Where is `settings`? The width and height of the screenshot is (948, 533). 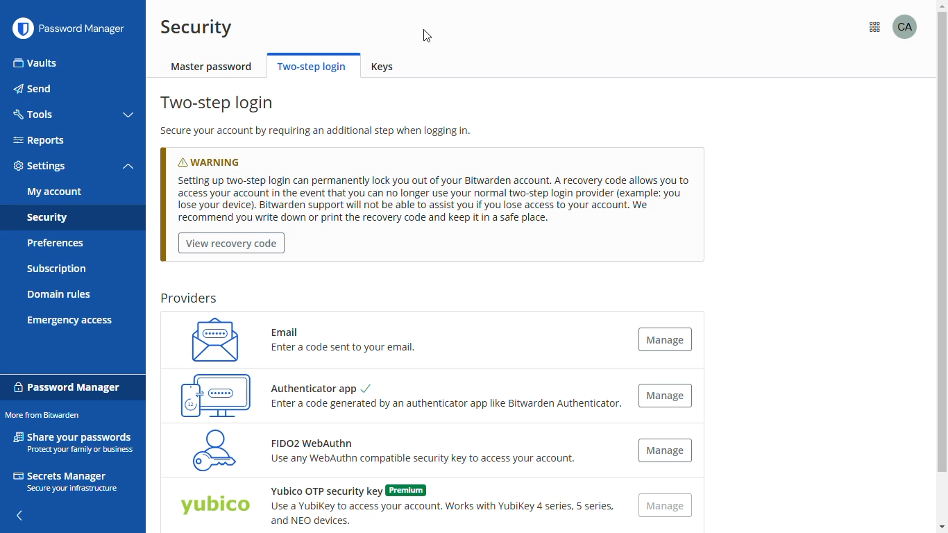 settings is located at coordinates (40, 167).